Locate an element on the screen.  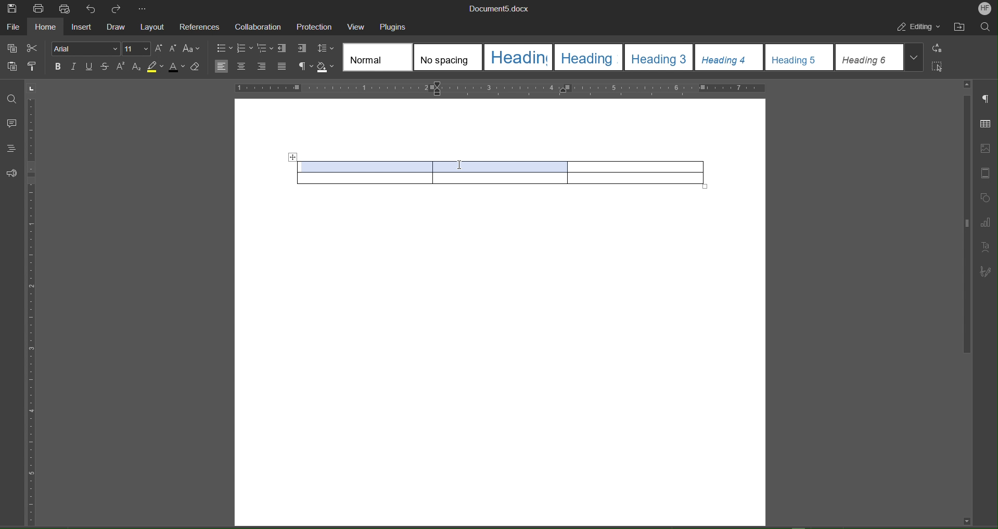
Alignment is located at coordinates (251, 67).